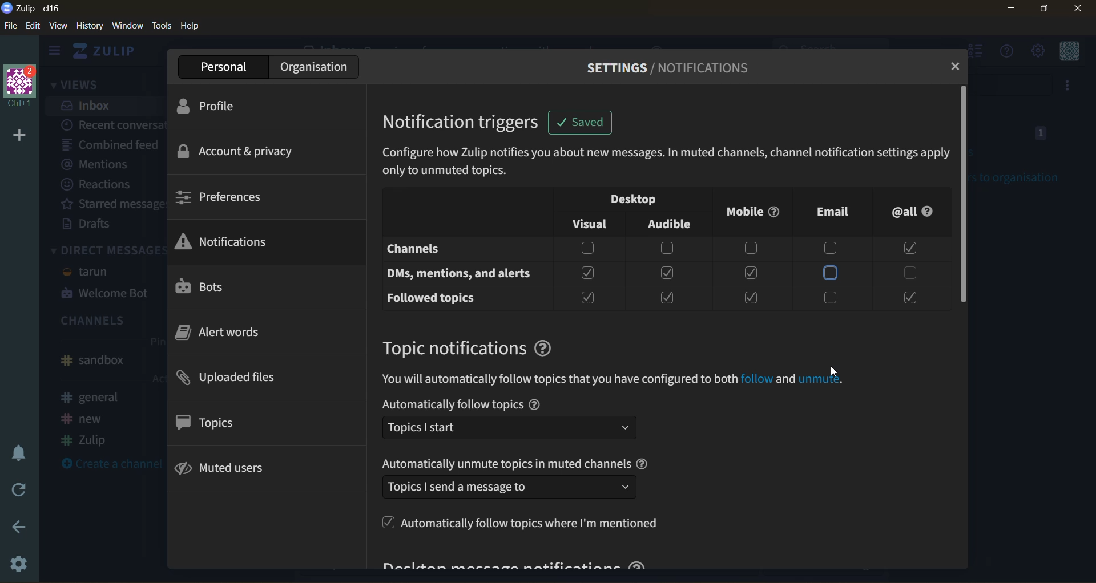 This screenshot has width=1096, height=583. Describe the element at coordinates (19, 528) in the screenshot. I see `go back` at that location.